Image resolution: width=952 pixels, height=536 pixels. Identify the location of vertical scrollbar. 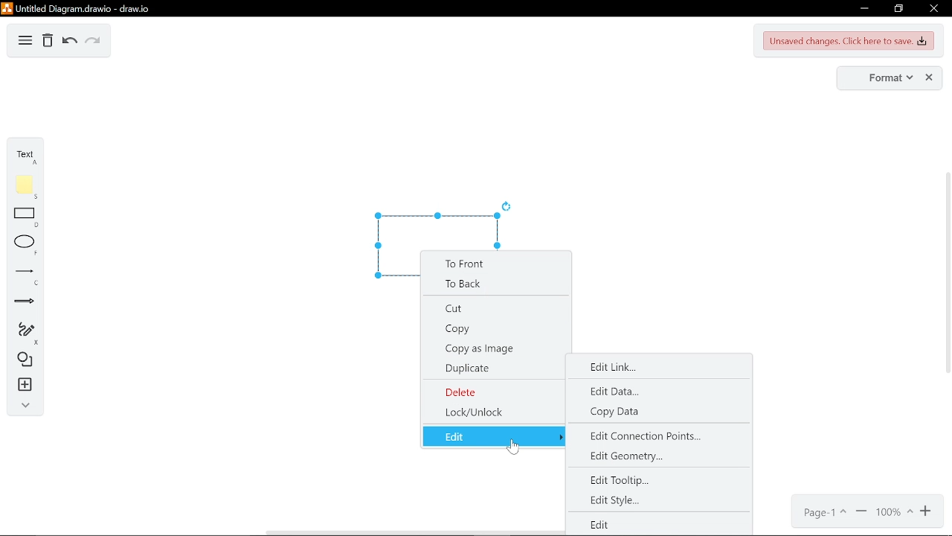
(946, 276).